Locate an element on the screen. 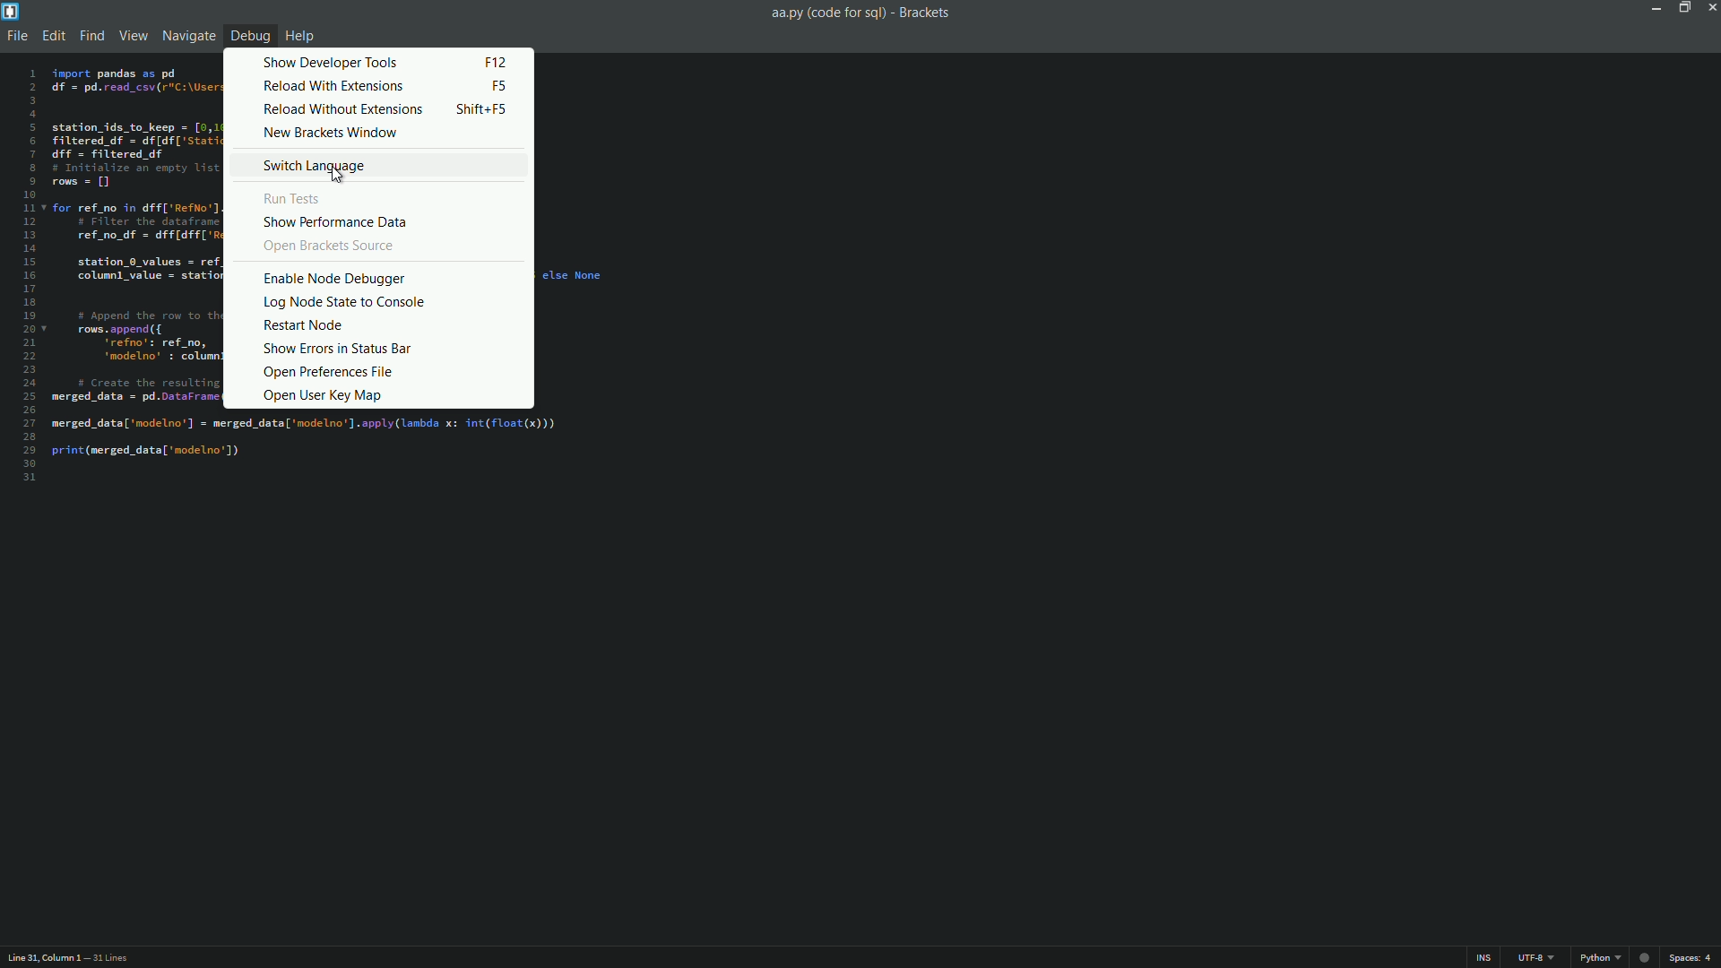  code is located at coordinates (136, 233).